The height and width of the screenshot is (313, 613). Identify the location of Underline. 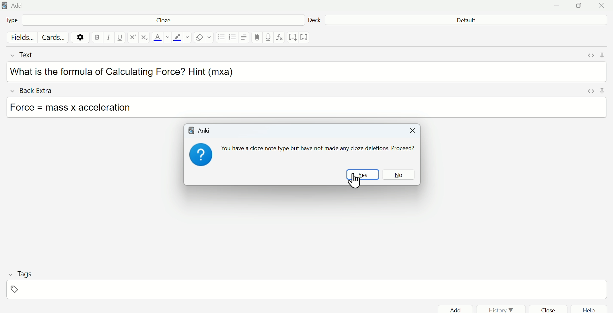
(120, 38).